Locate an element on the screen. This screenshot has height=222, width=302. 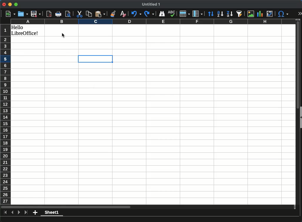
chart is located at coordinates (260, 14).